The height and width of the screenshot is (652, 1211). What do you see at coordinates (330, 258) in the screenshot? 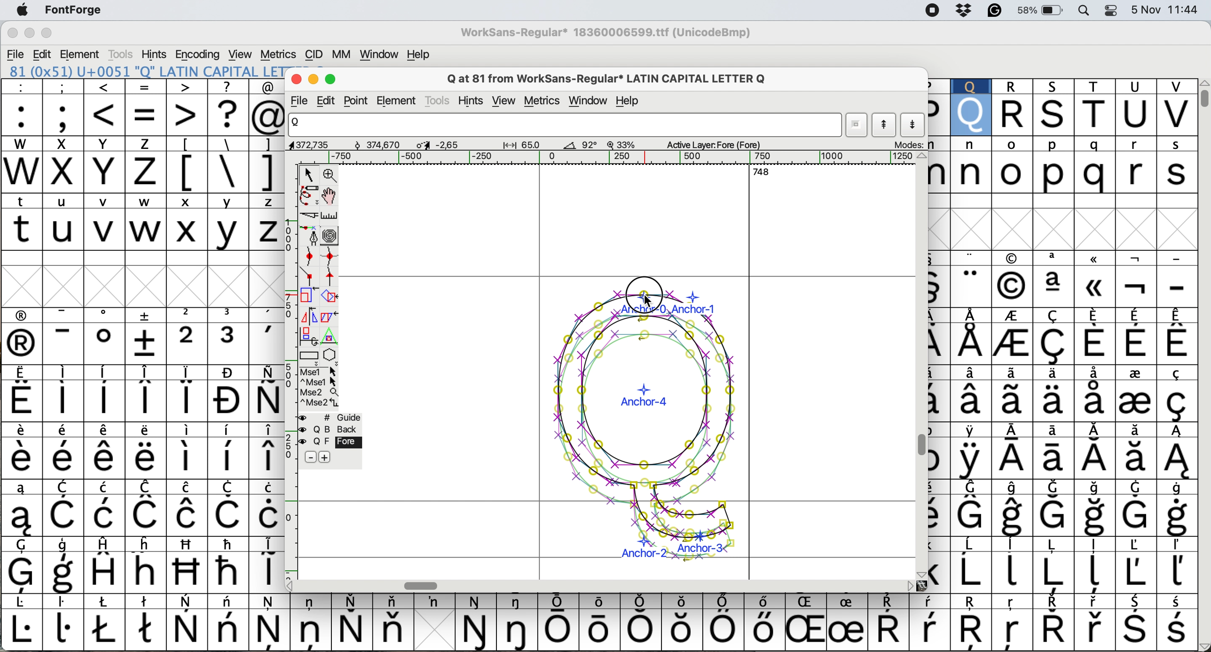
I see `add a curve point horizontal or vertical` at bounding box center [330, 258].